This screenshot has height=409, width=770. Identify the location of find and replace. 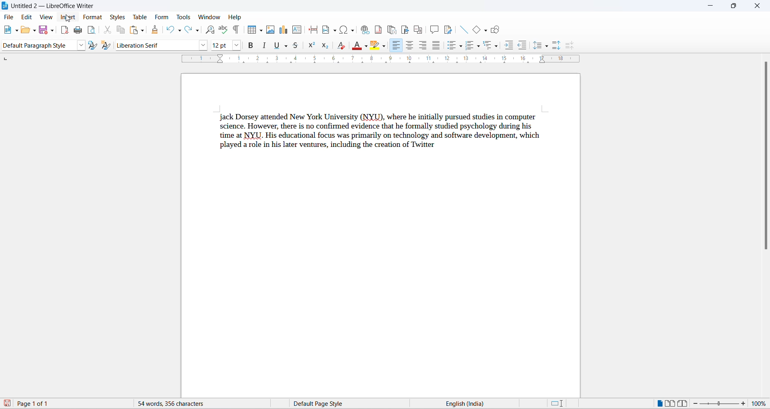
(212, 30).